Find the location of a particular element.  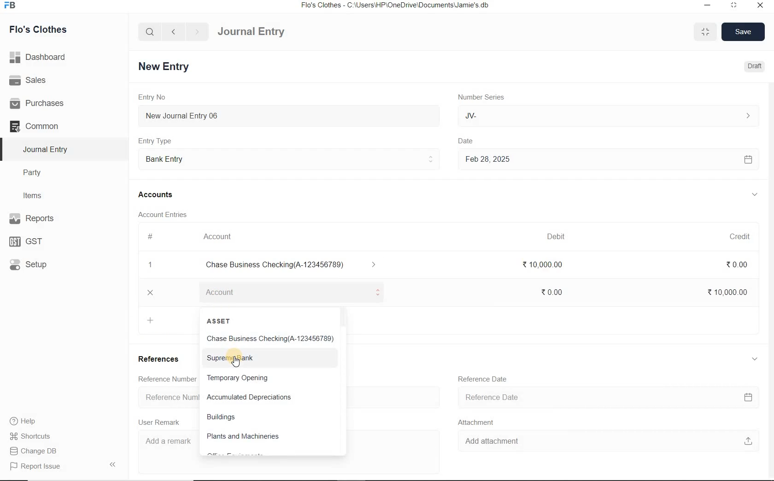

Feb 28, 2025 is located at coordinates (608, 159).